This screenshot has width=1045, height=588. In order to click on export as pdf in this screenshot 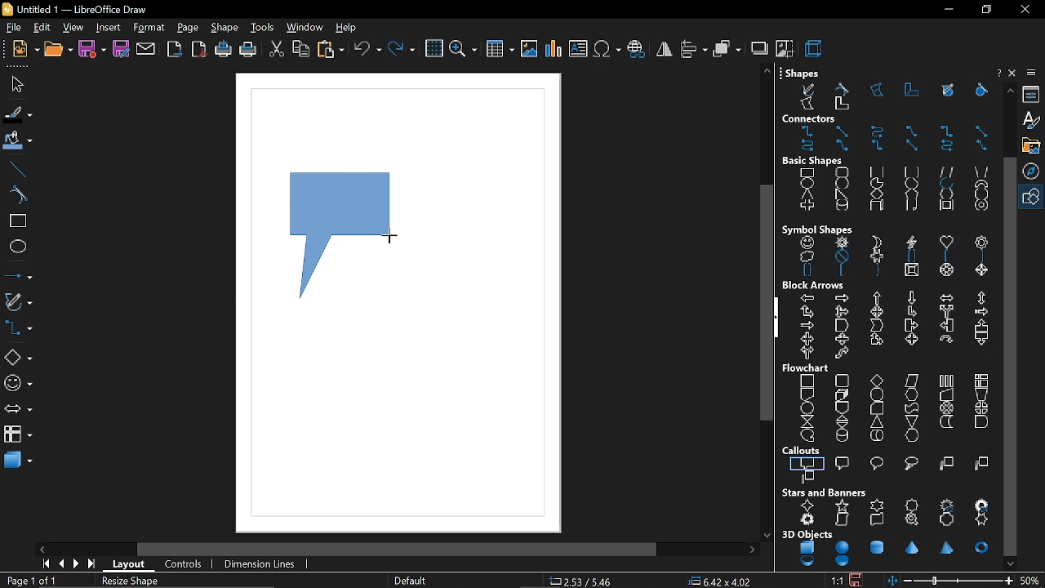, I will do `click(200, 50)`.